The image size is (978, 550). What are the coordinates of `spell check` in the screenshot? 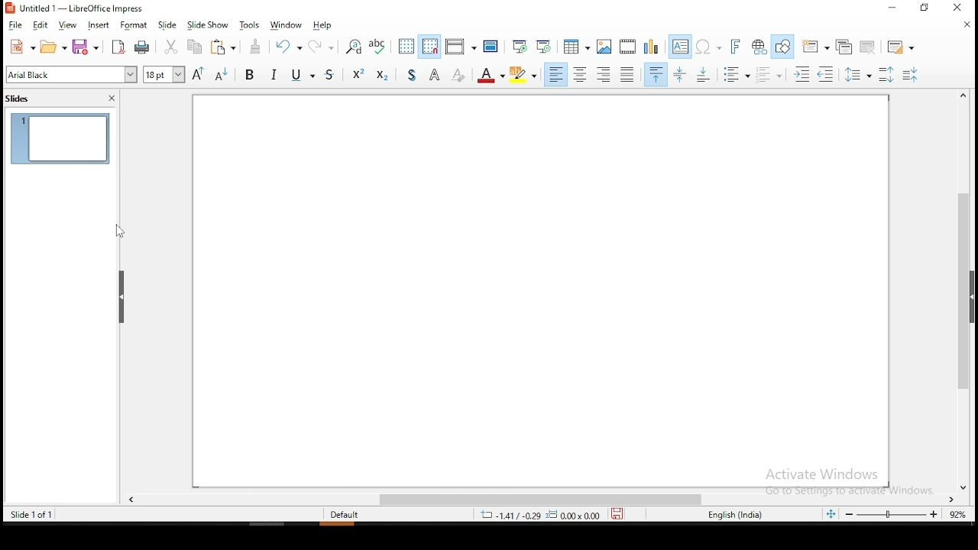 It's located at (379, 47).